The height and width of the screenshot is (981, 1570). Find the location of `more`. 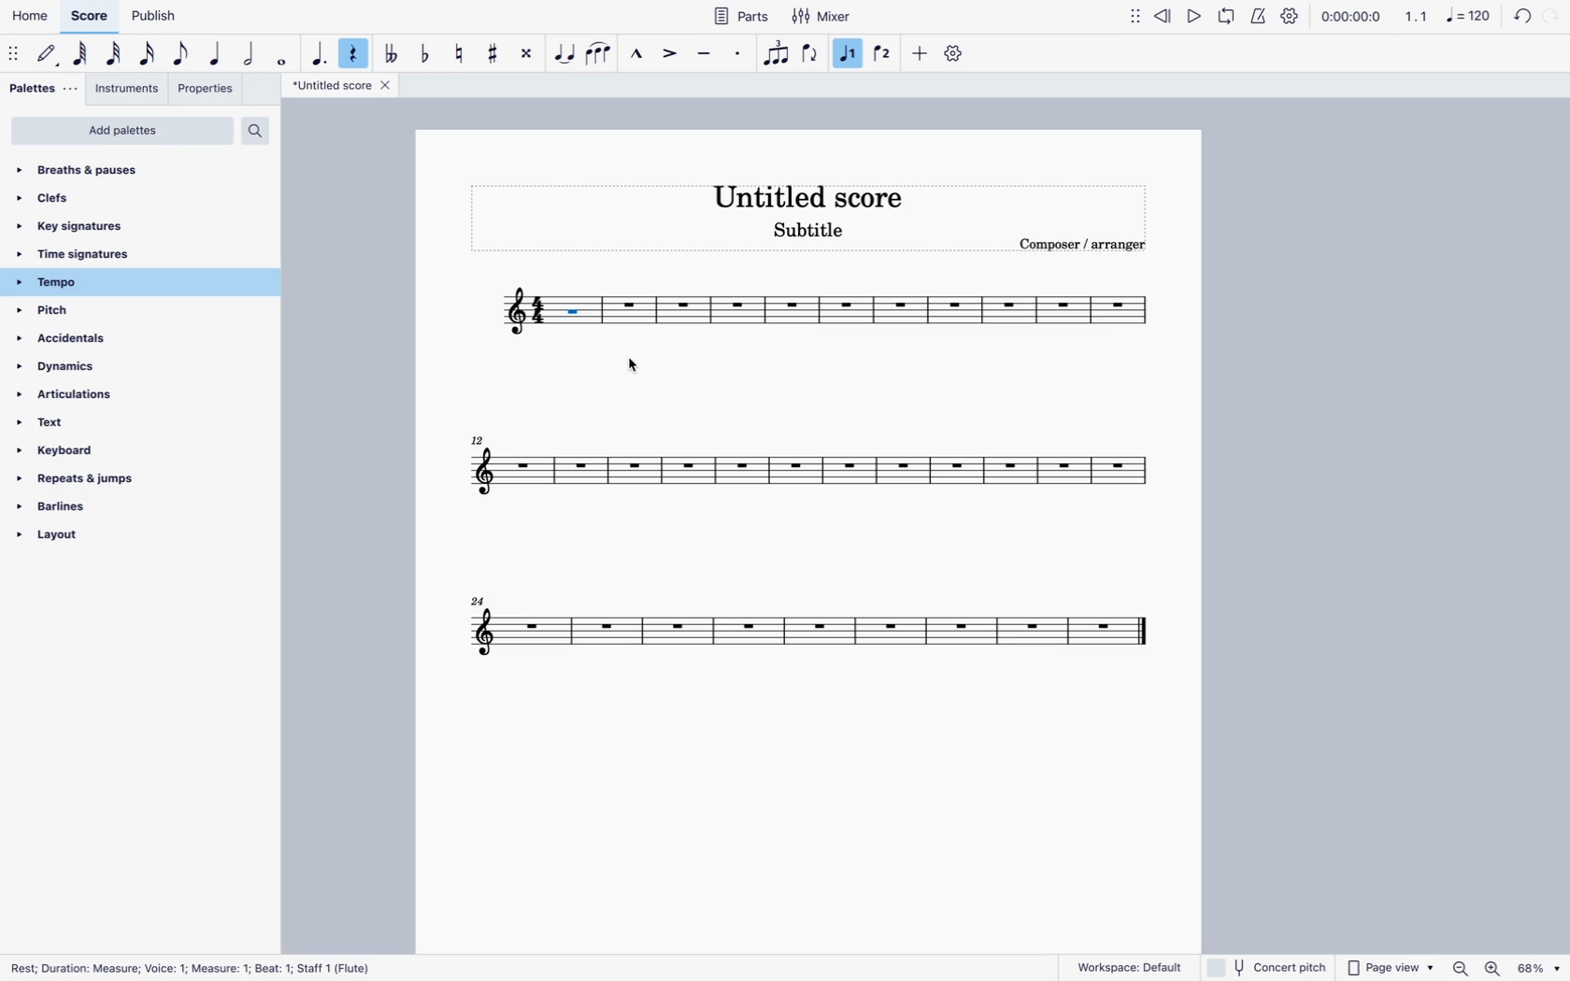

more is located at coordinates (921, 52).